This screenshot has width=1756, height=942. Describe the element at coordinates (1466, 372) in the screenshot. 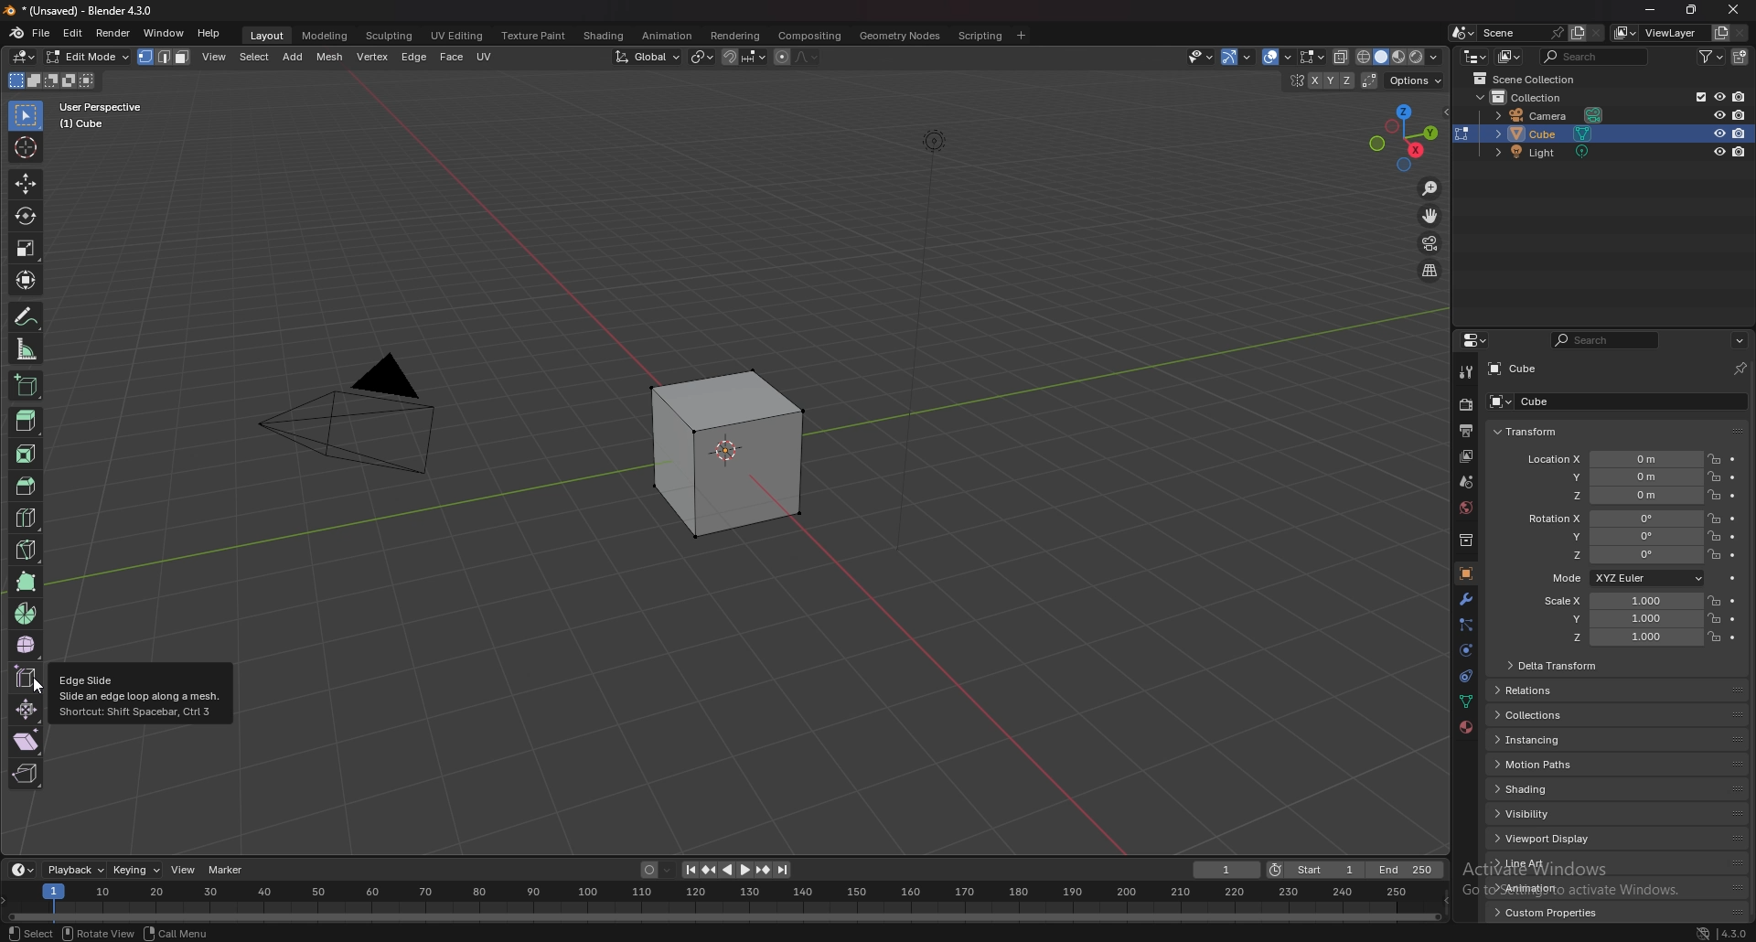

I see `tool` at that location.